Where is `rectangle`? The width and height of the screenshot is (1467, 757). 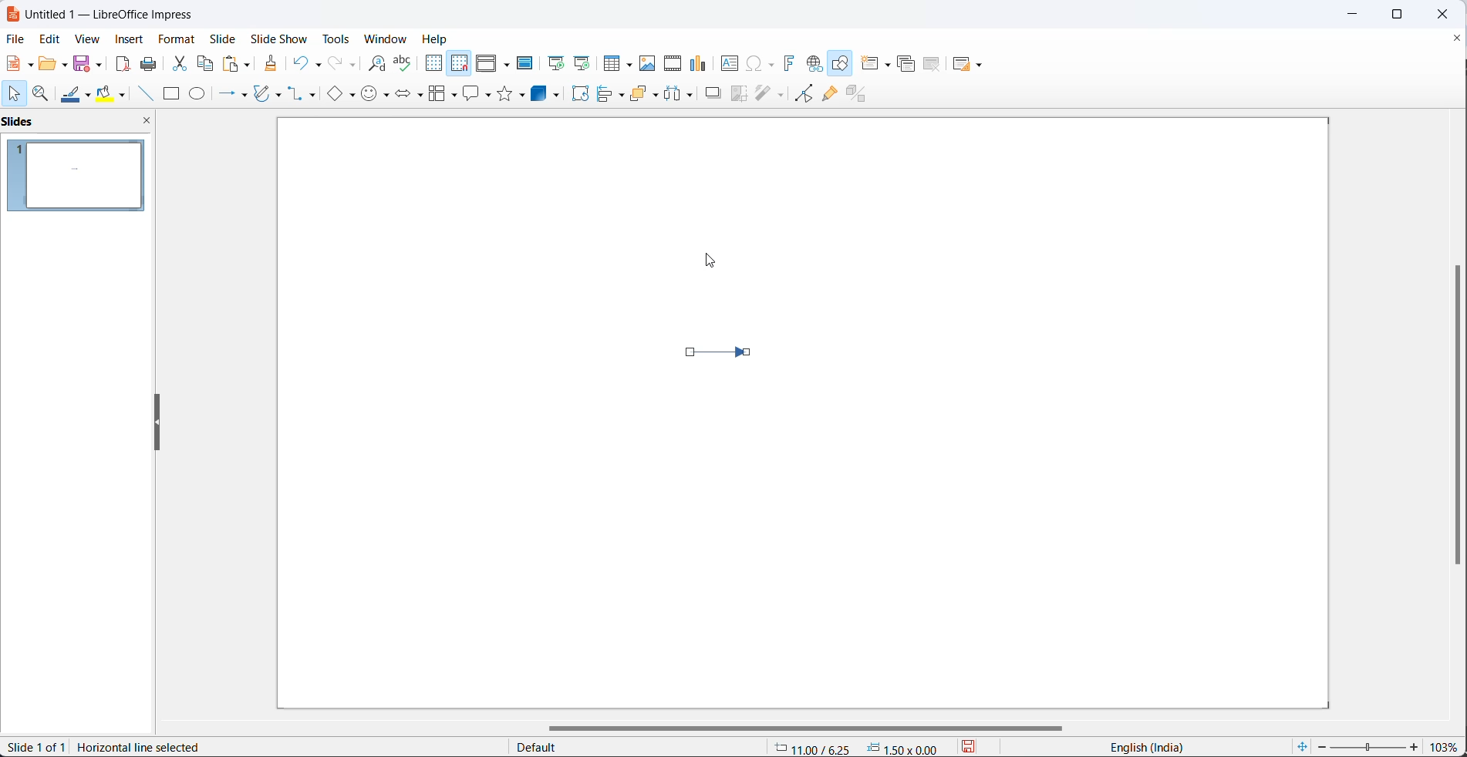 rectangle is located at coordinates (170, 94).